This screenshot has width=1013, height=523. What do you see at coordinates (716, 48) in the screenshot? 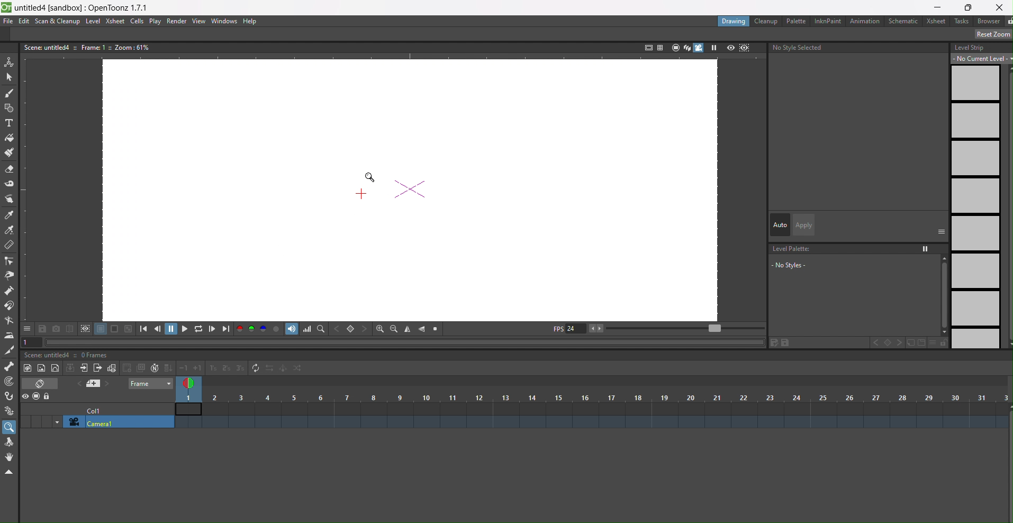
I see `play` at bounding box center [716, 48].